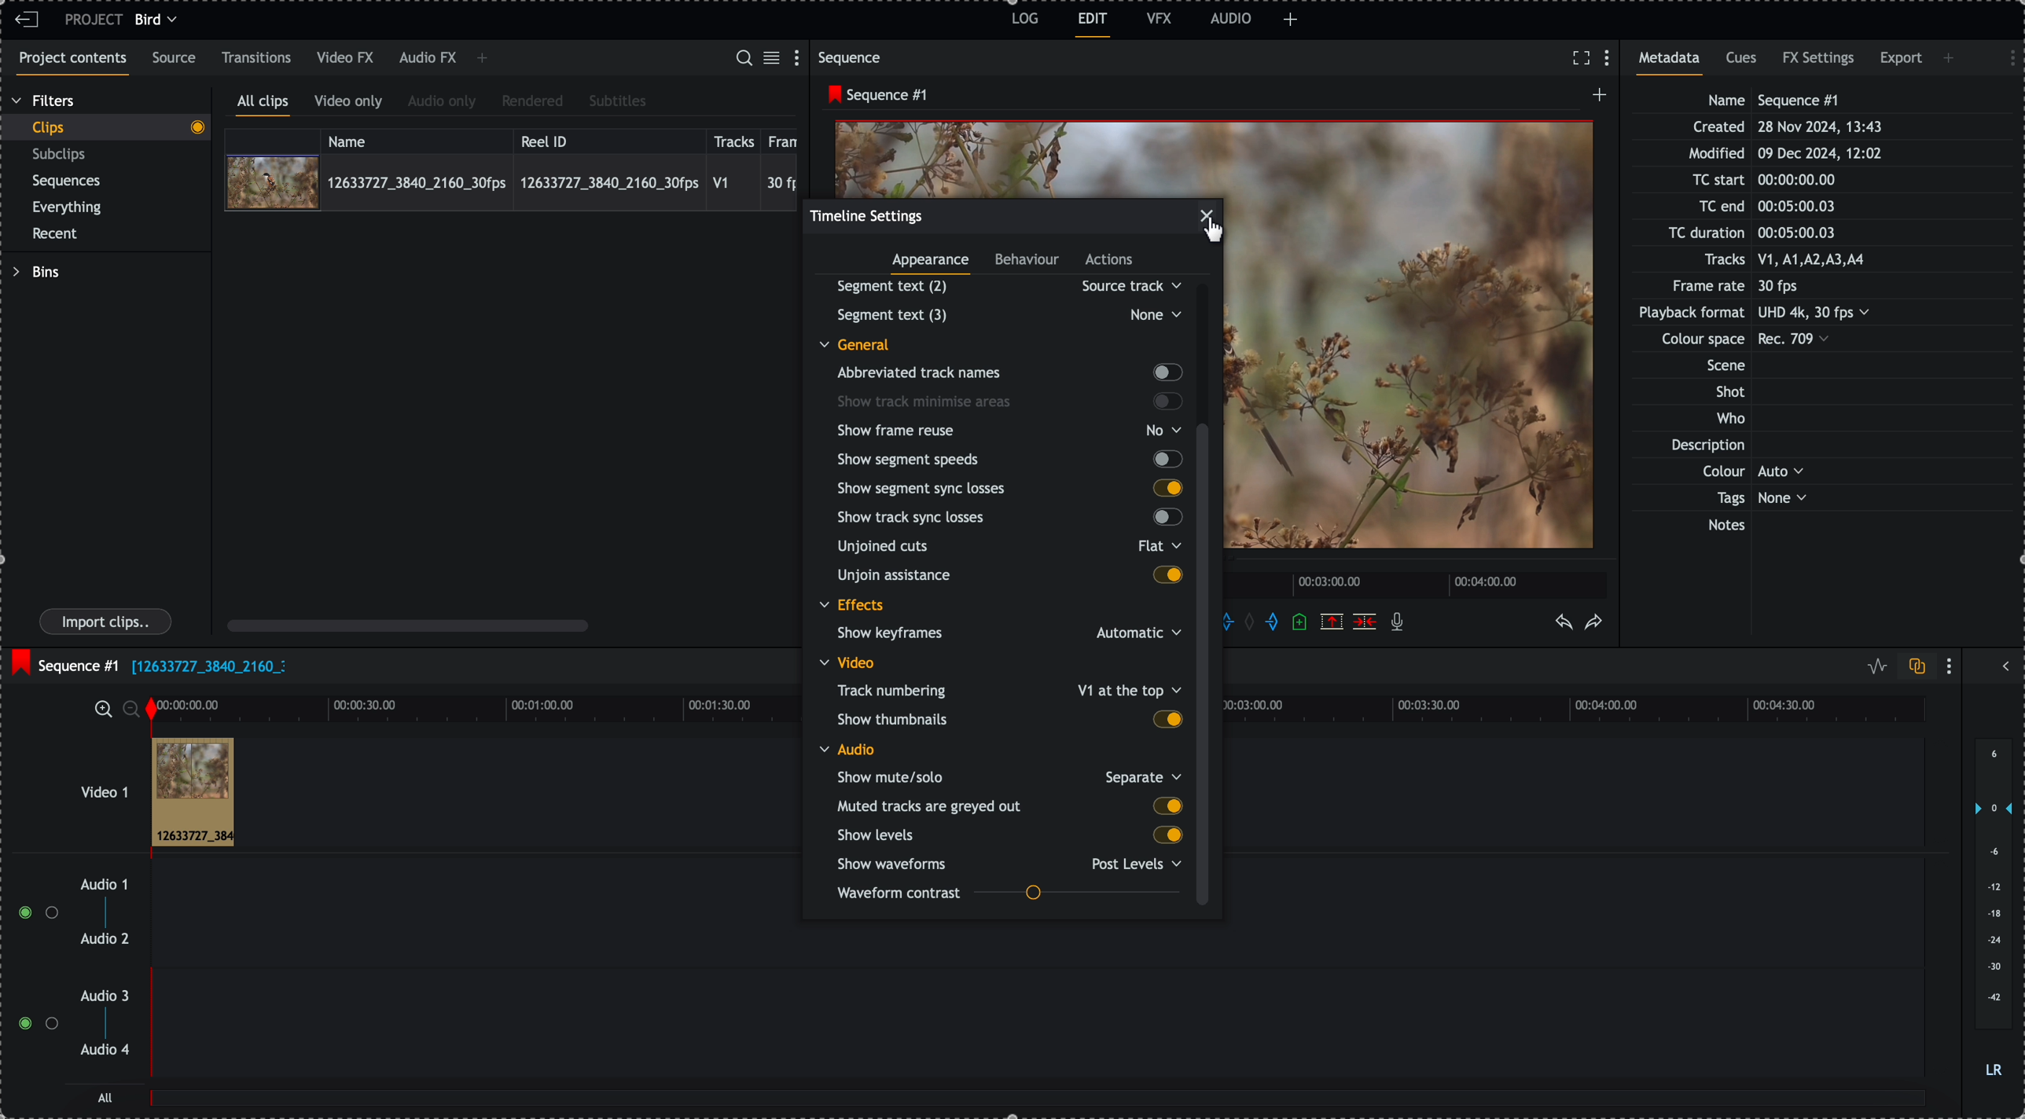 Image resolution: width=2025 pixels, height=1119 pixels. I want to click on click on show waveforms options, so click(1013, 863).